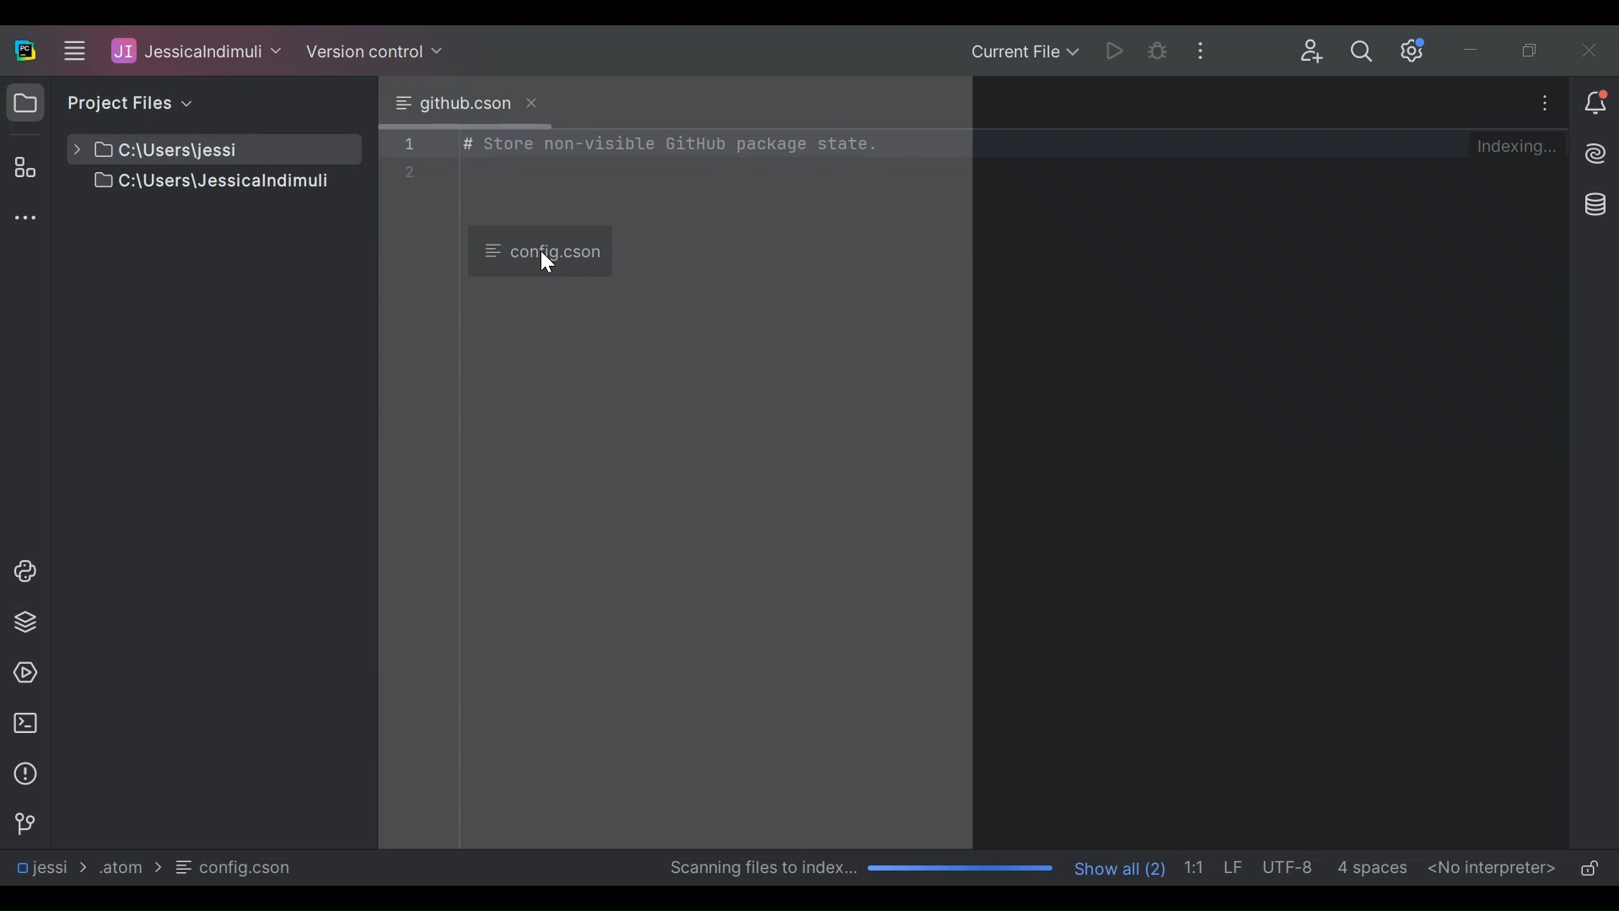  What do you see at coordinates (26, 622) in the screenshot?
I see `Python` at bounding box center [26, 622].